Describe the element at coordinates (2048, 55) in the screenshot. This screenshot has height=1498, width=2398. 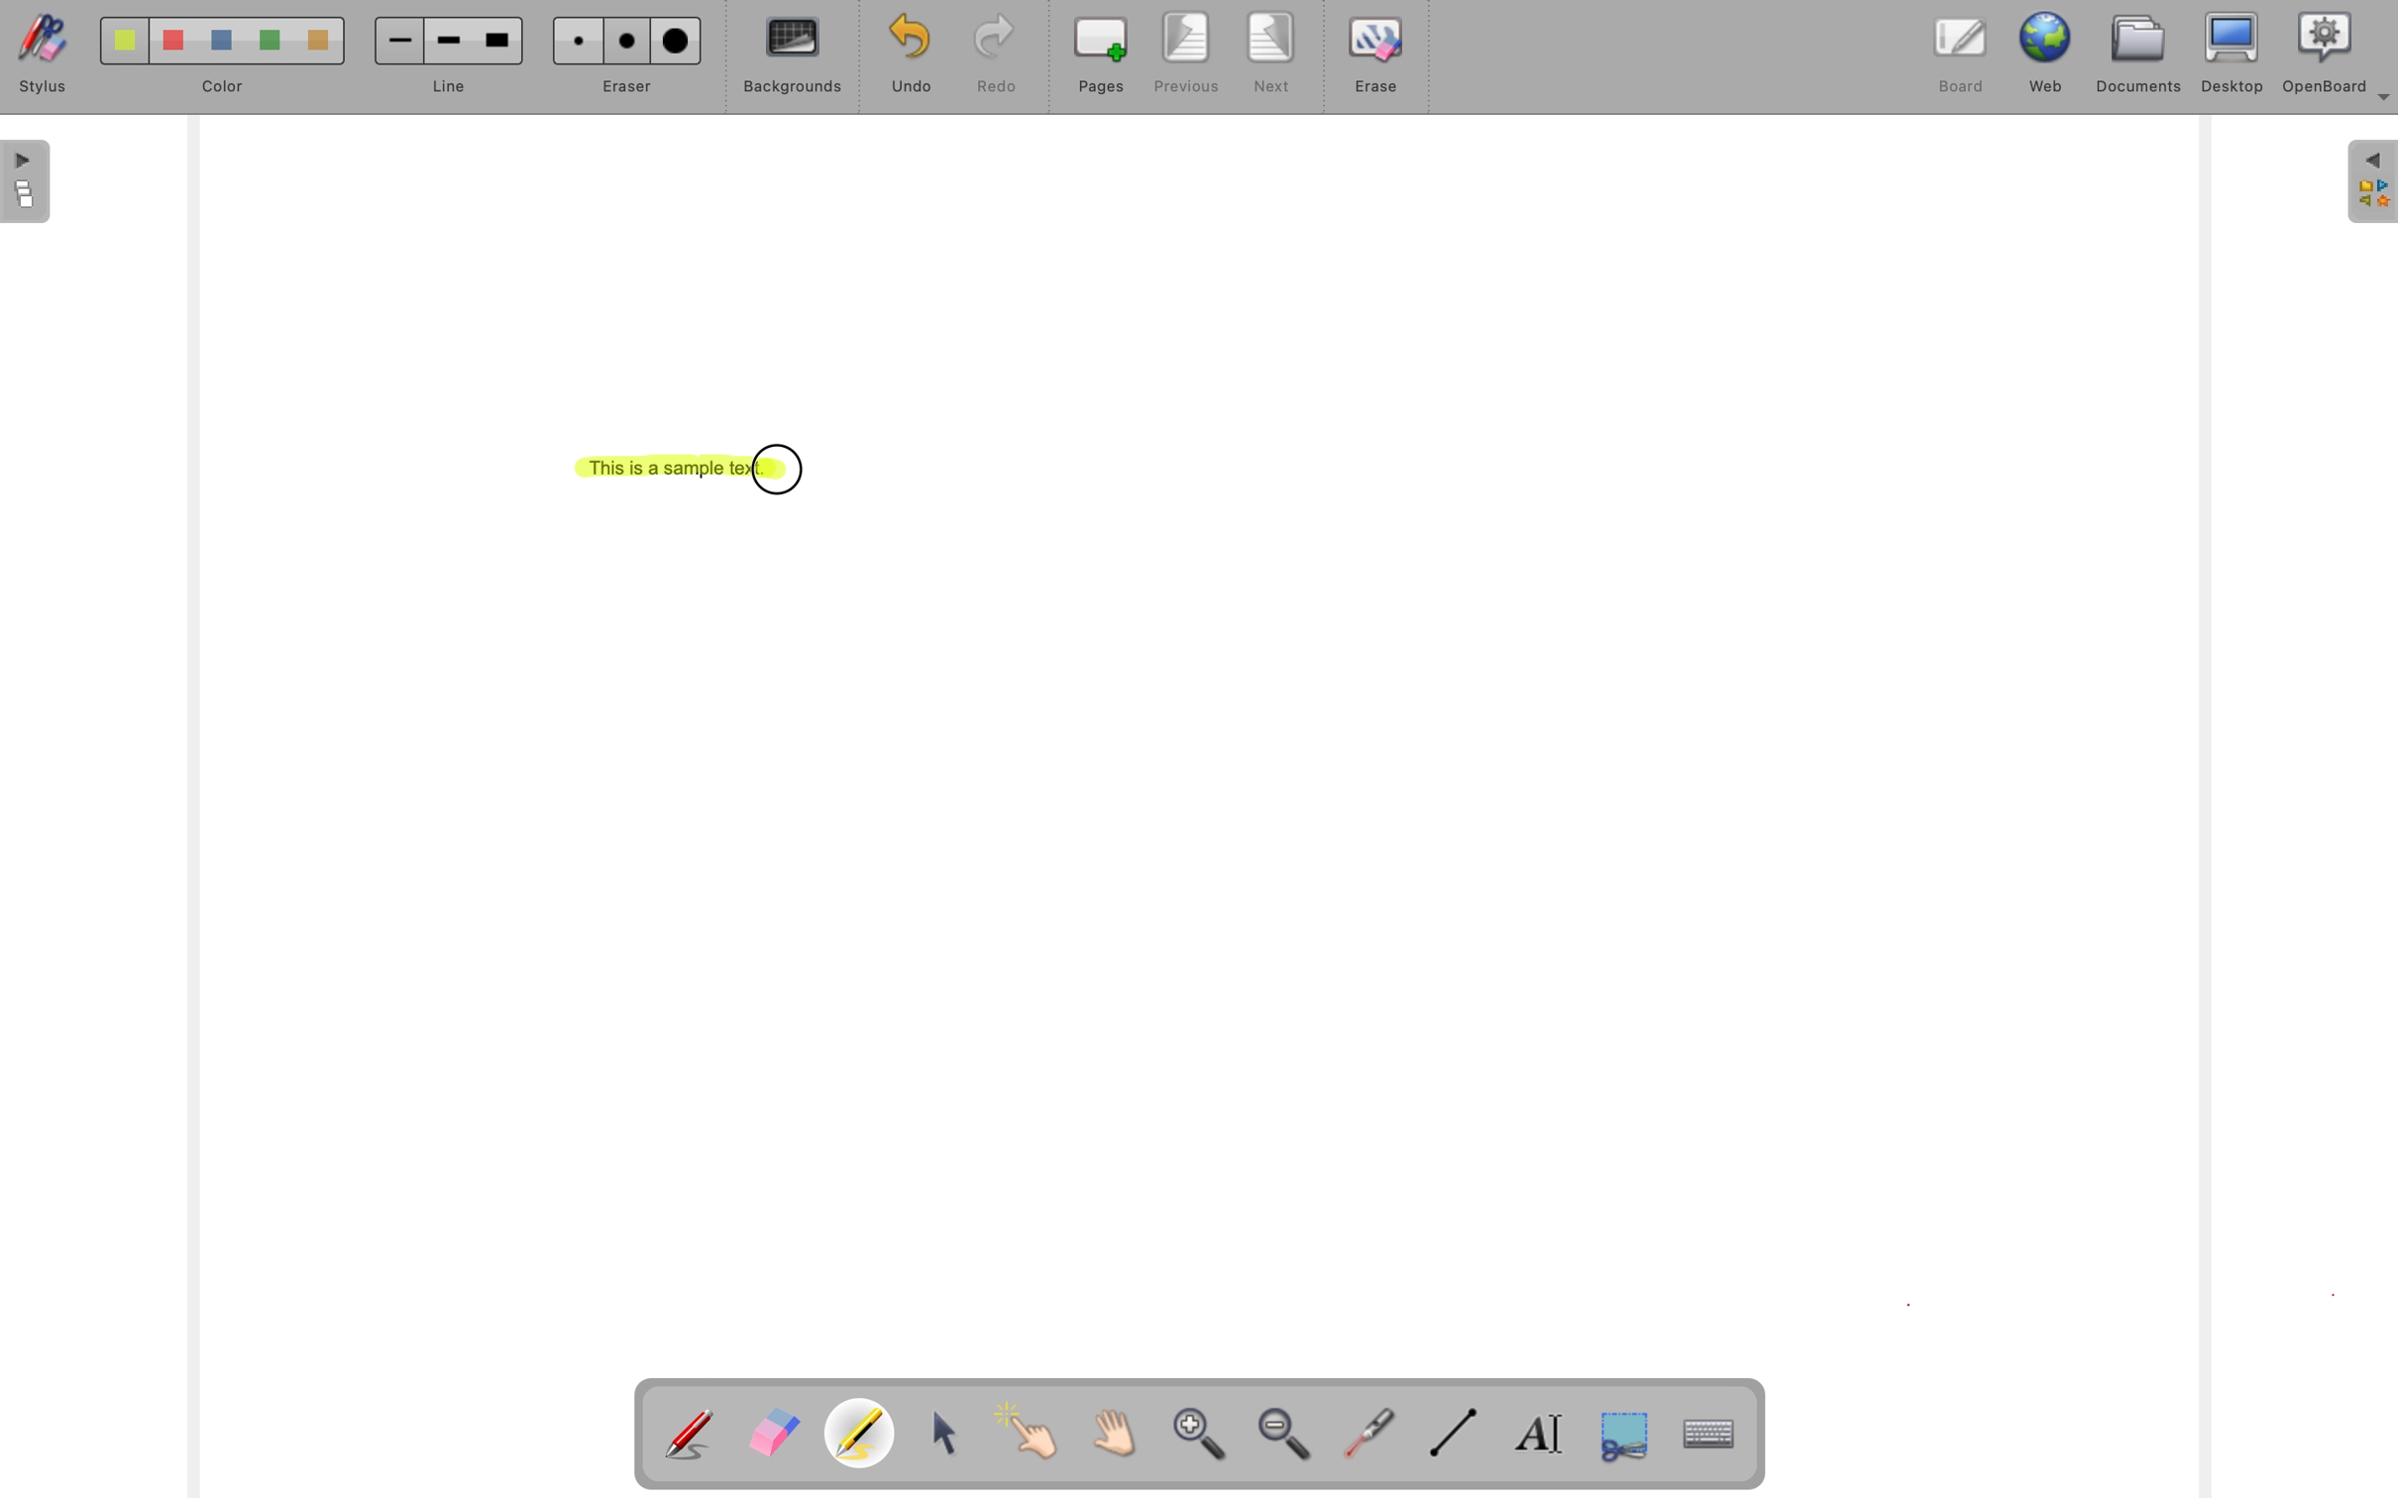
I see `web` at that location.